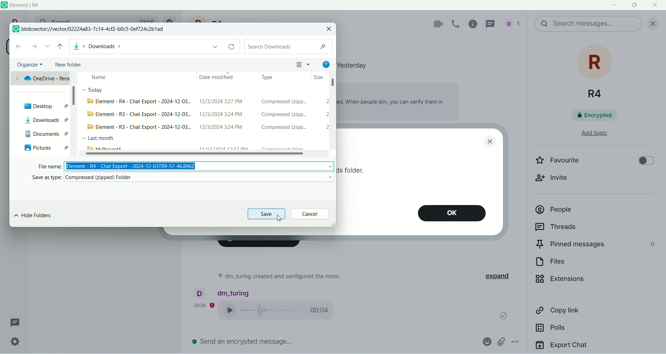 The image size is (666, 354). I want to click on location, so click(95, 29).